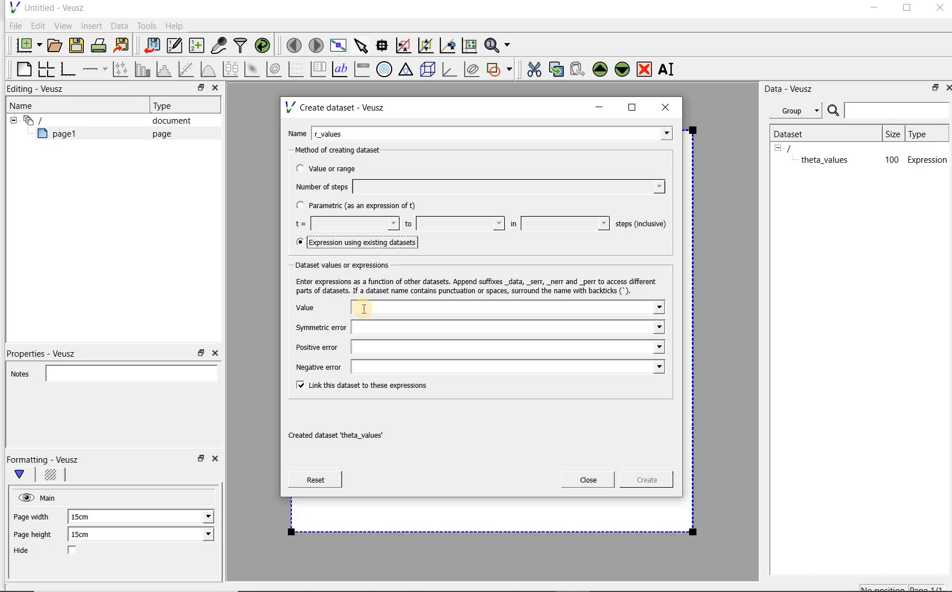 The width and height of the screenshot is (952, 592). Describe the element at coordinates (319, 69) in the screenshot. I see `plot key` at that location.